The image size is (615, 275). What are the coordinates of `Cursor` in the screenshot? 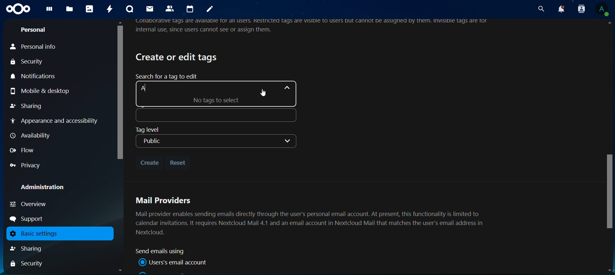 It's located at (263, 93).